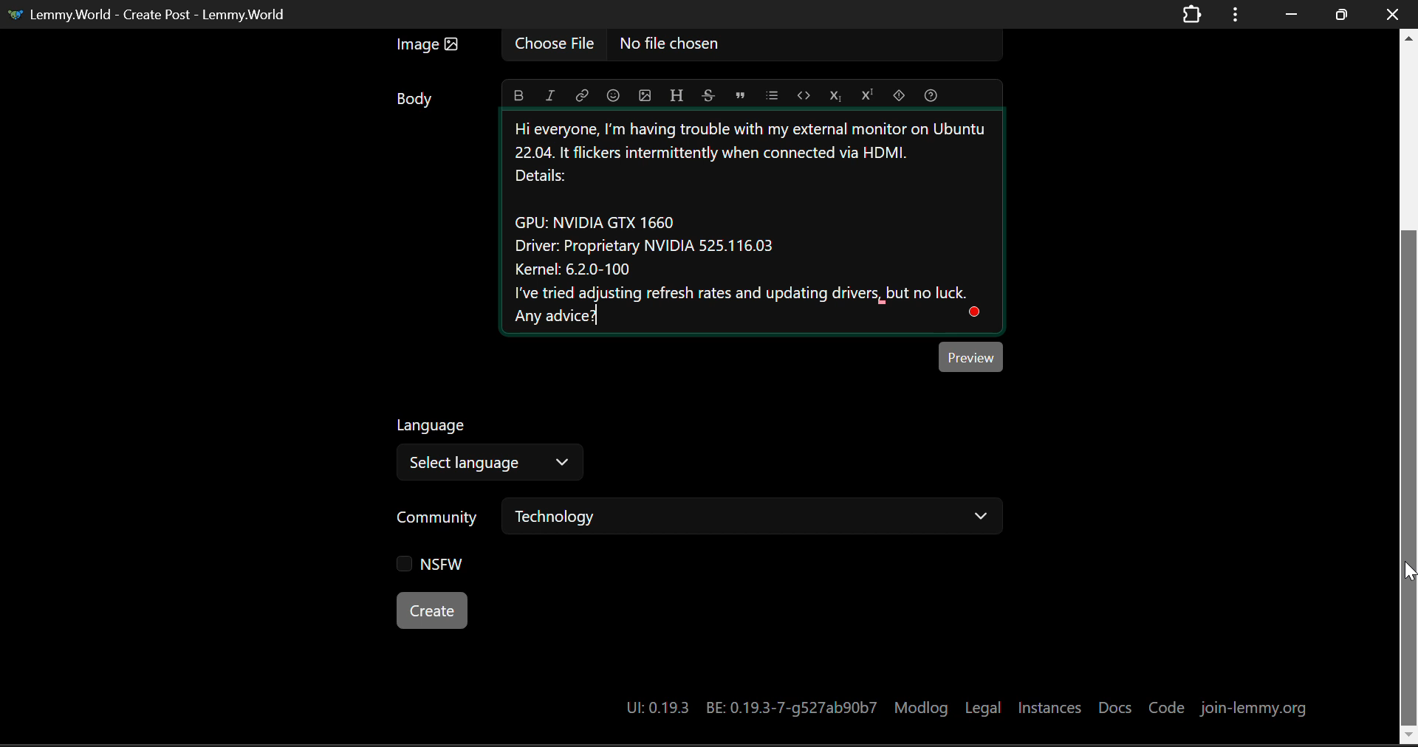 Image resolution: width=1418 pixels, height=747 pixels. Describe the element at coordinates (1166, 706) in the screenshot. I see `Code` at that location.